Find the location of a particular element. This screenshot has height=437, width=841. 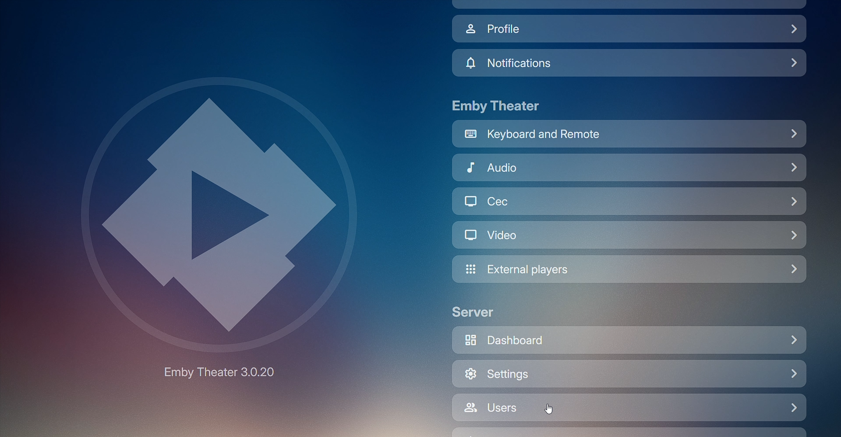

Subttiles is located at coordinates (629, 201).